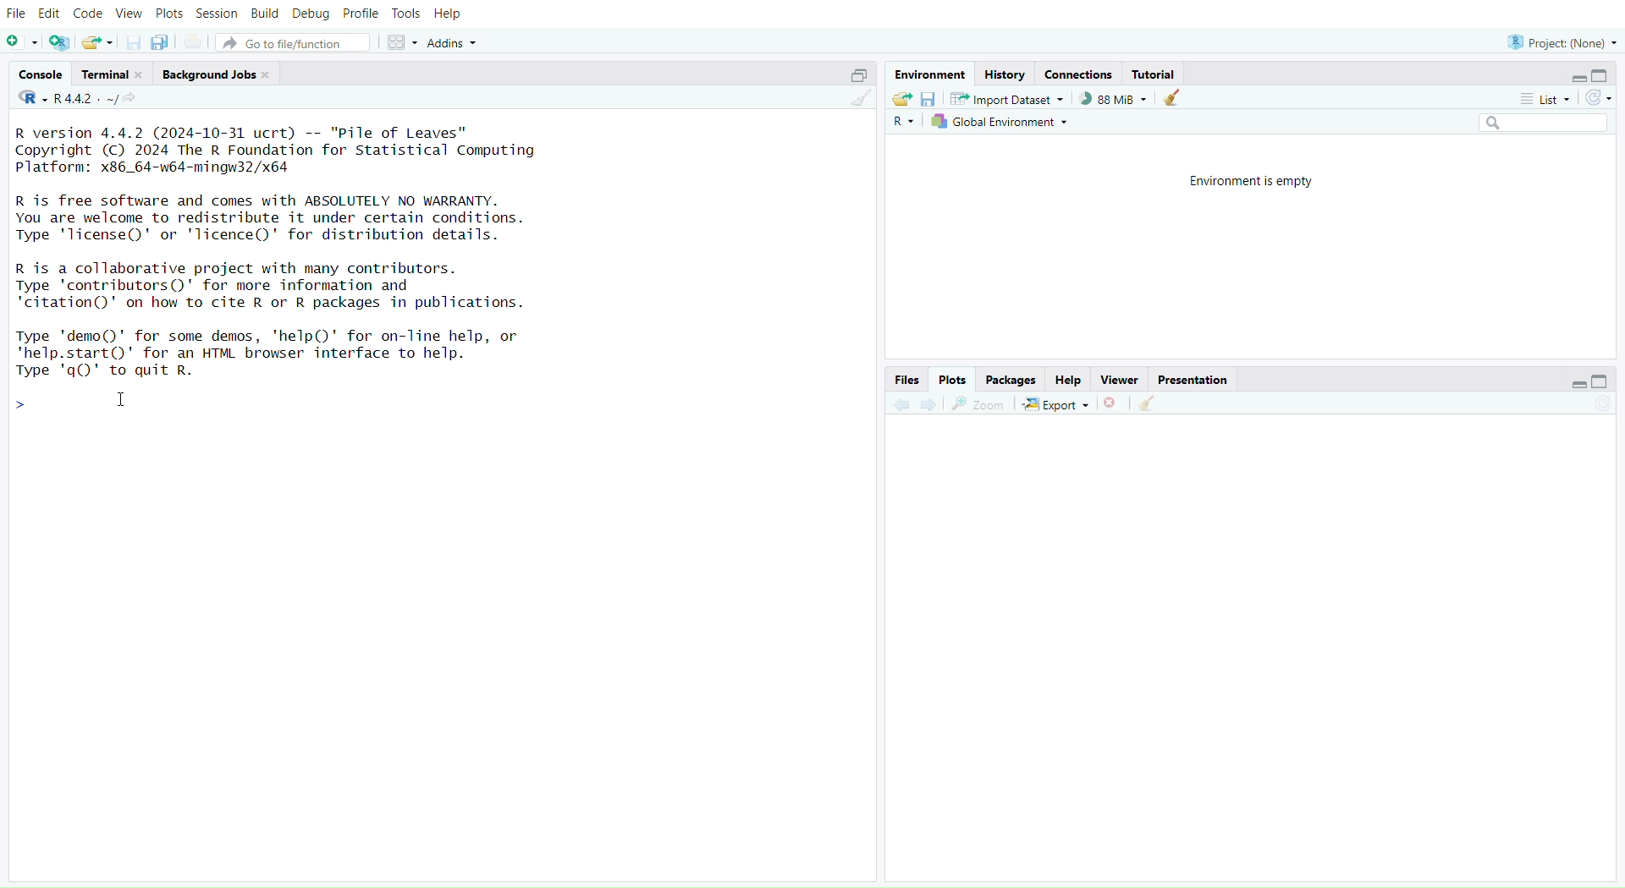 The height and width of the screenshot is (888, 1625). Describe the element at coordinates (1603, 76) in the screenshot. I see `collapse` at that location.